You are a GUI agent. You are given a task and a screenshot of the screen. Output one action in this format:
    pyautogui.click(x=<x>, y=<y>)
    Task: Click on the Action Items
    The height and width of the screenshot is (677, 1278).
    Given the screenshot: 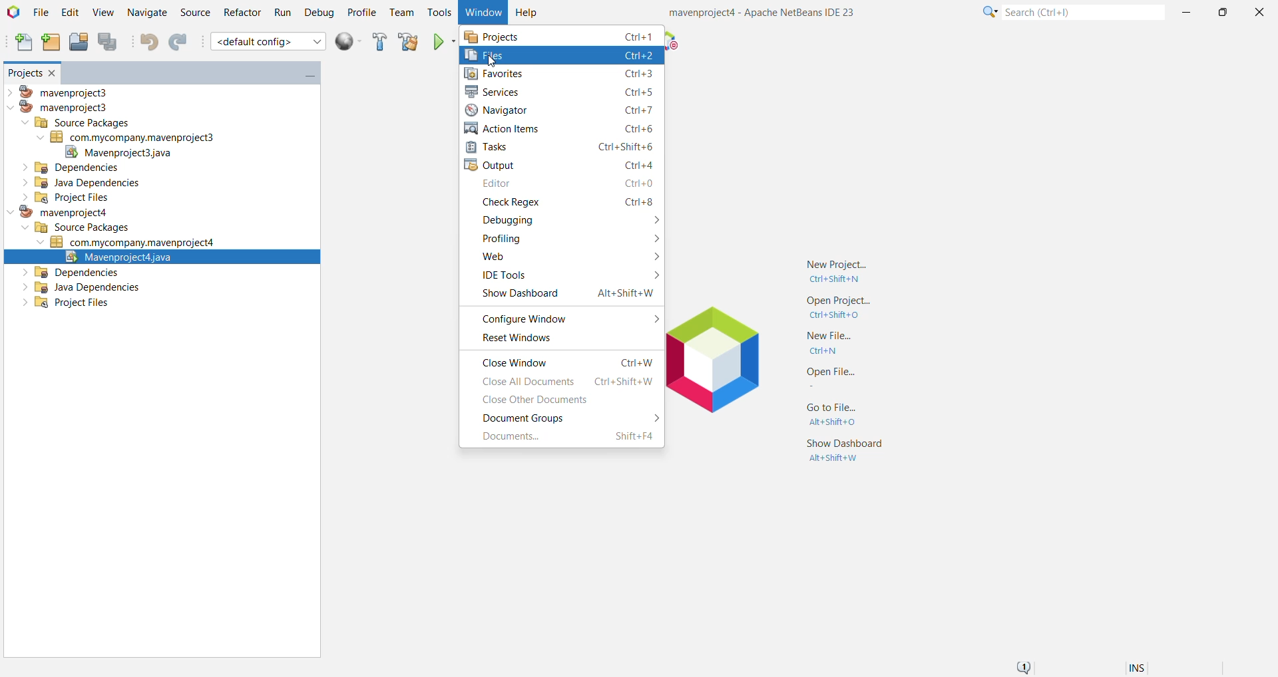 What is the action you would take?
    pyautogui.click(x=560, y=128)
    